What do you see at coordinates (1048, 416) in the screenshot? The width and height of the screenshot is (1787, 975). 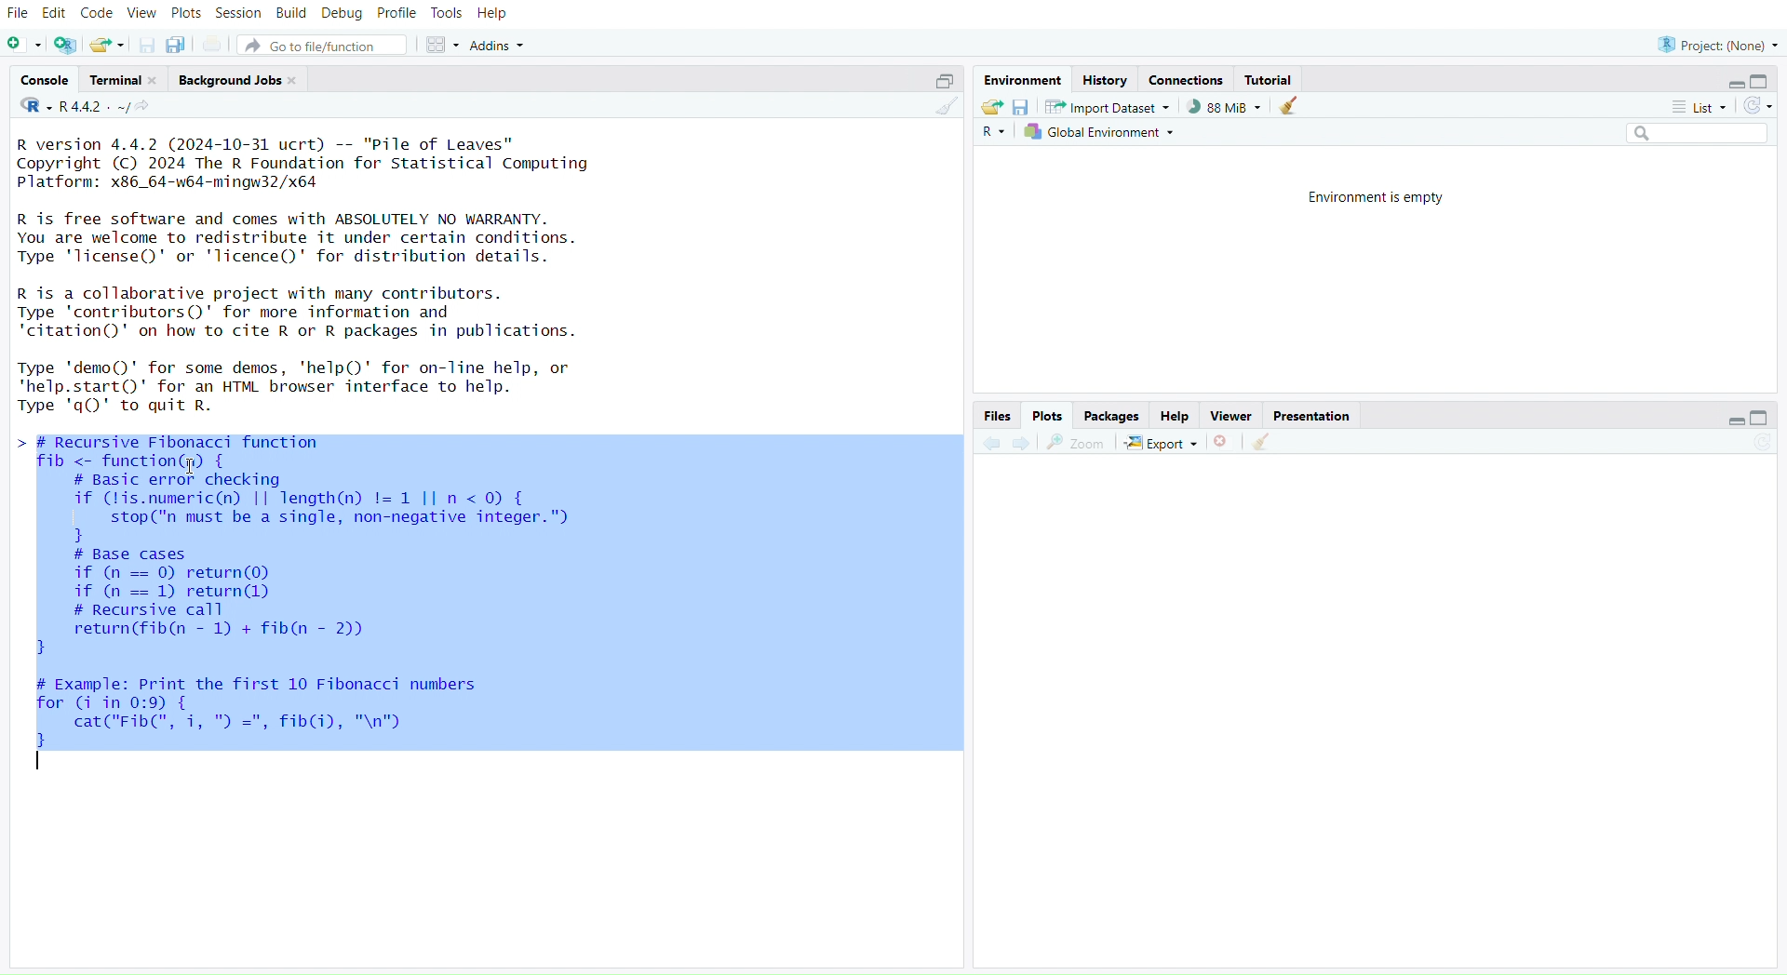 I see `plots` at bounding box center [1048, 416].